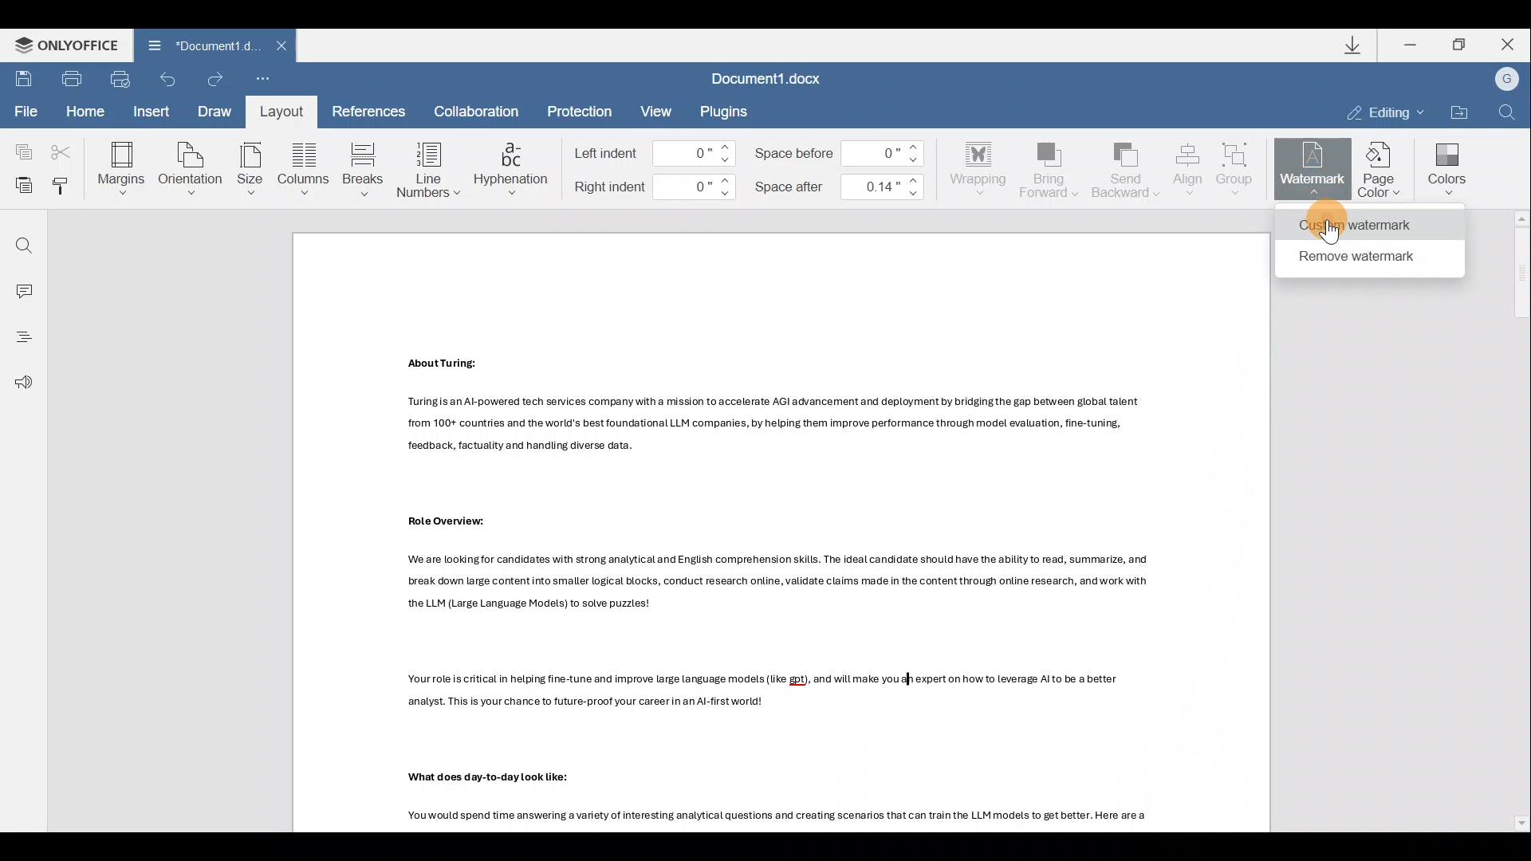 The image size is (1531, 861). What do you see at coordinates (1383, 167) in the screenshot?
I see `Page color` at bounding box center [1383, 167].